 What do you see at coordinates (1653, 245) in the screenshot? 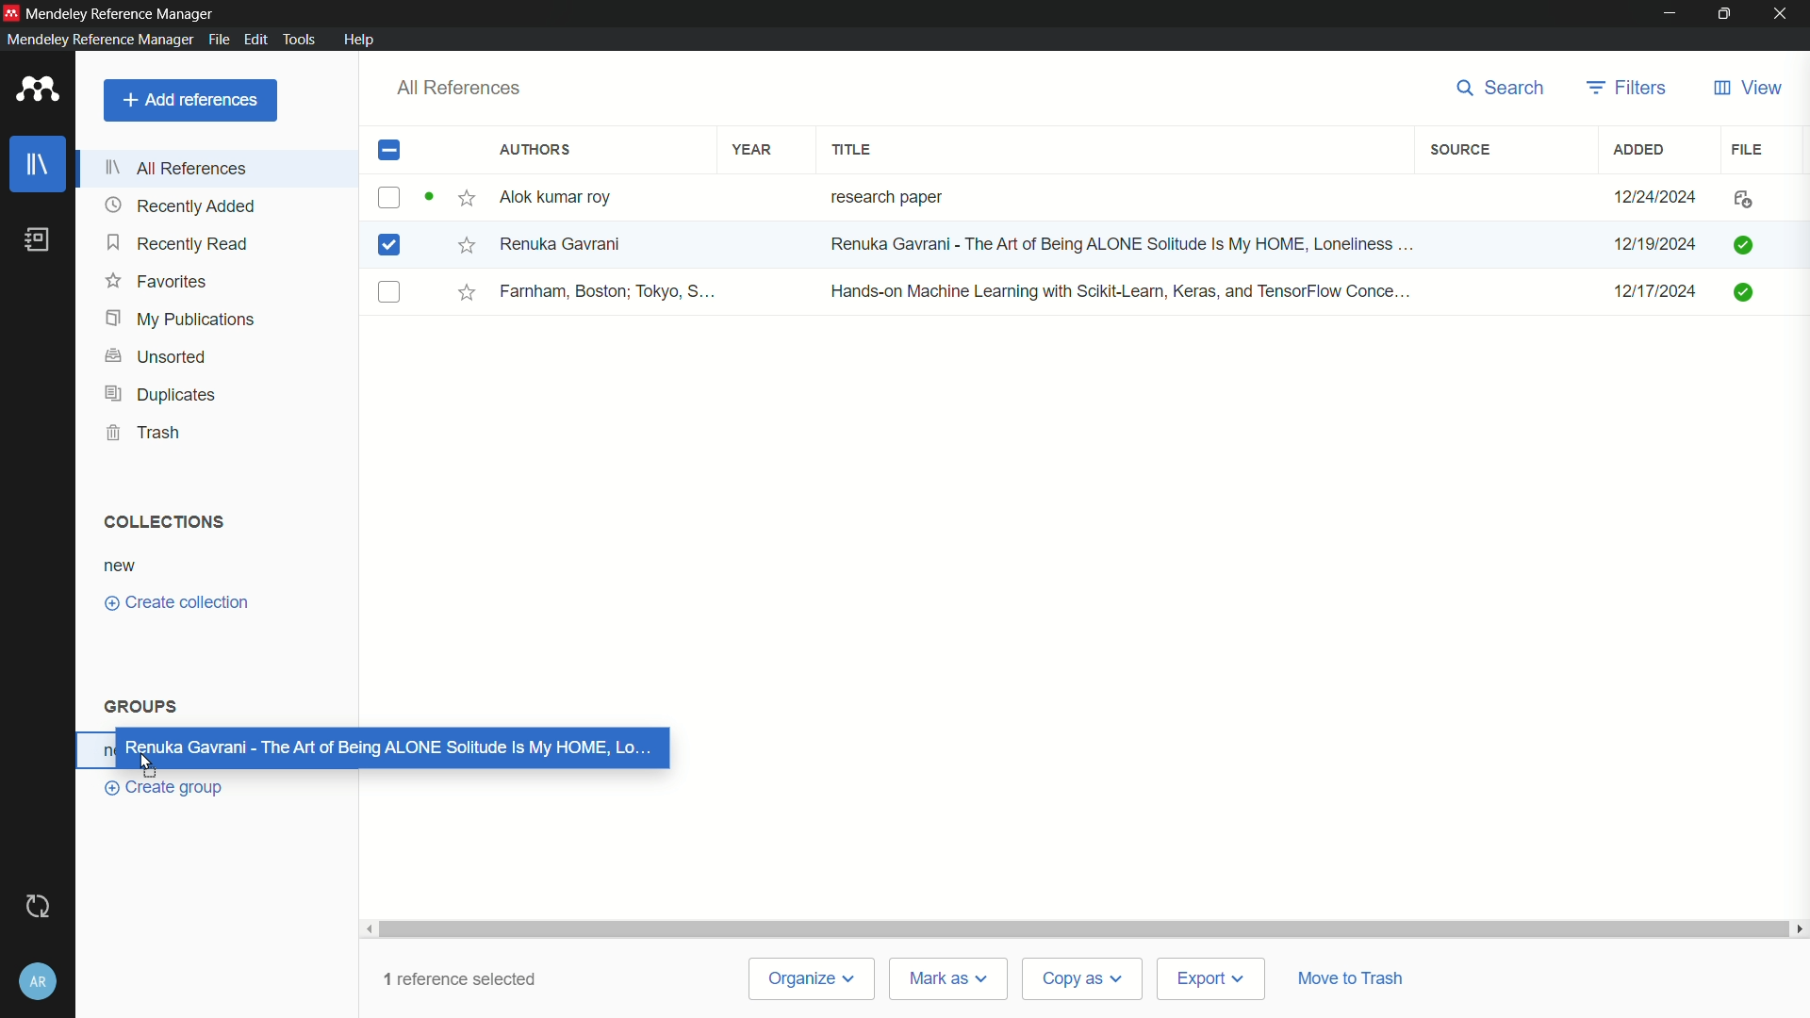
I see `Date` at bounding box center [1653, 245].